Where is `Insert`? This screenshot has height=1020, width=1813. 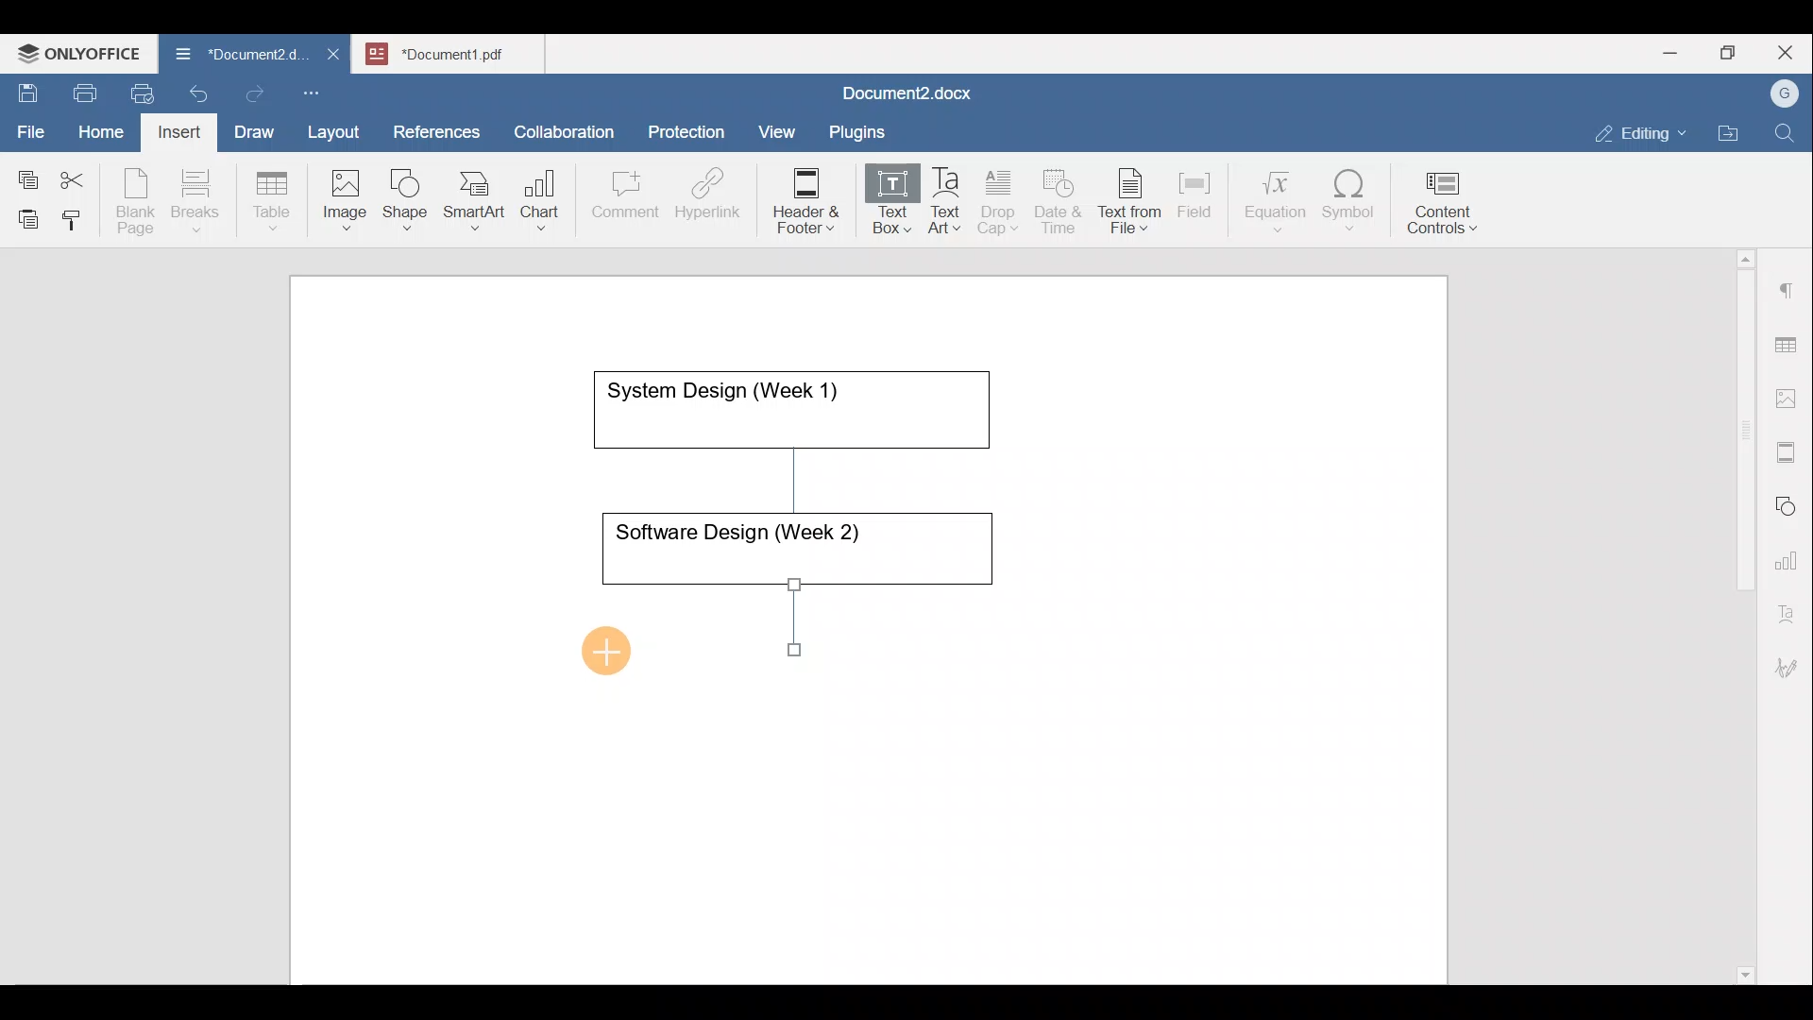 Insert is located at coordinates (174, 128).